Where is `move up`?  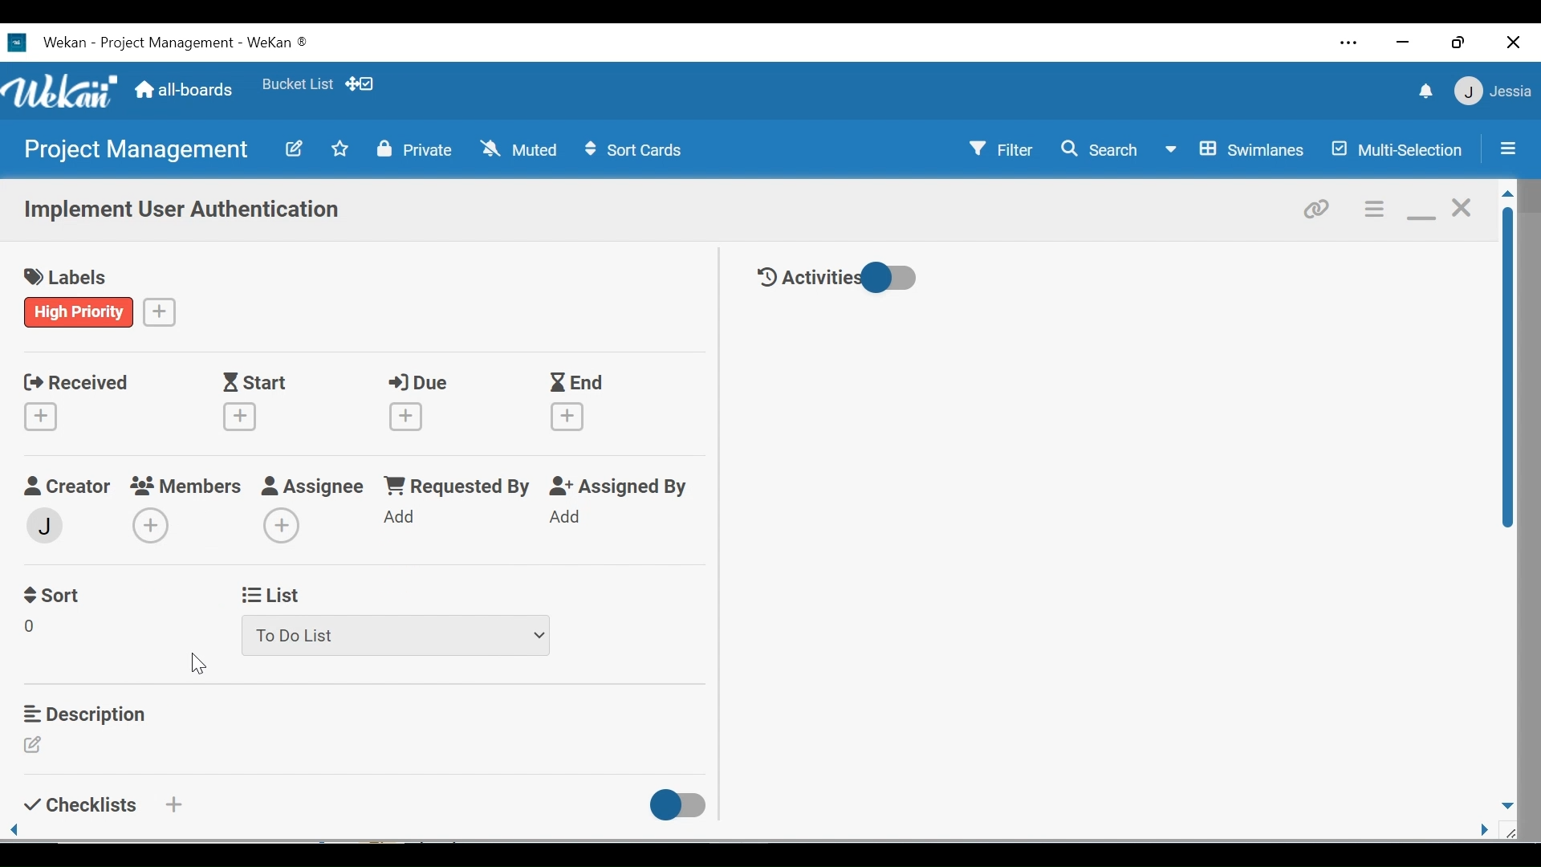 move up is located at coordinates (1506, 194).